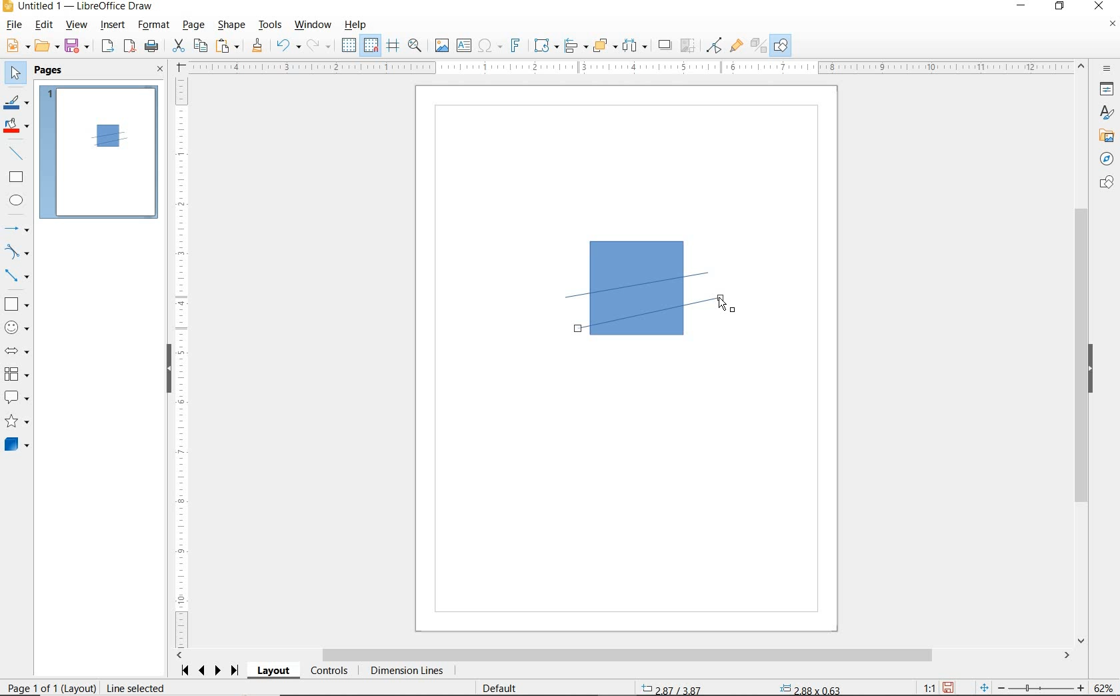 This screenshot has height=696, width=1120. I want to click on SHAPES, so click(1105, 183).